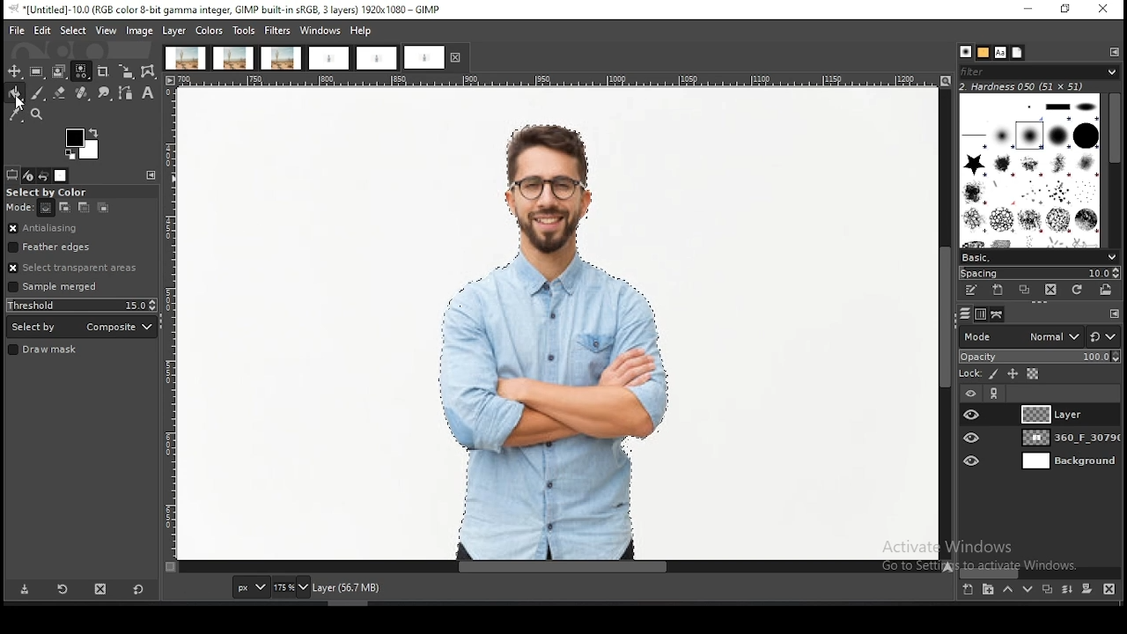 The width and height of the screenshot is (1127, 634). Describe the element at coordinates (1018, 52) in the screenshot. I see `document history` at that location.